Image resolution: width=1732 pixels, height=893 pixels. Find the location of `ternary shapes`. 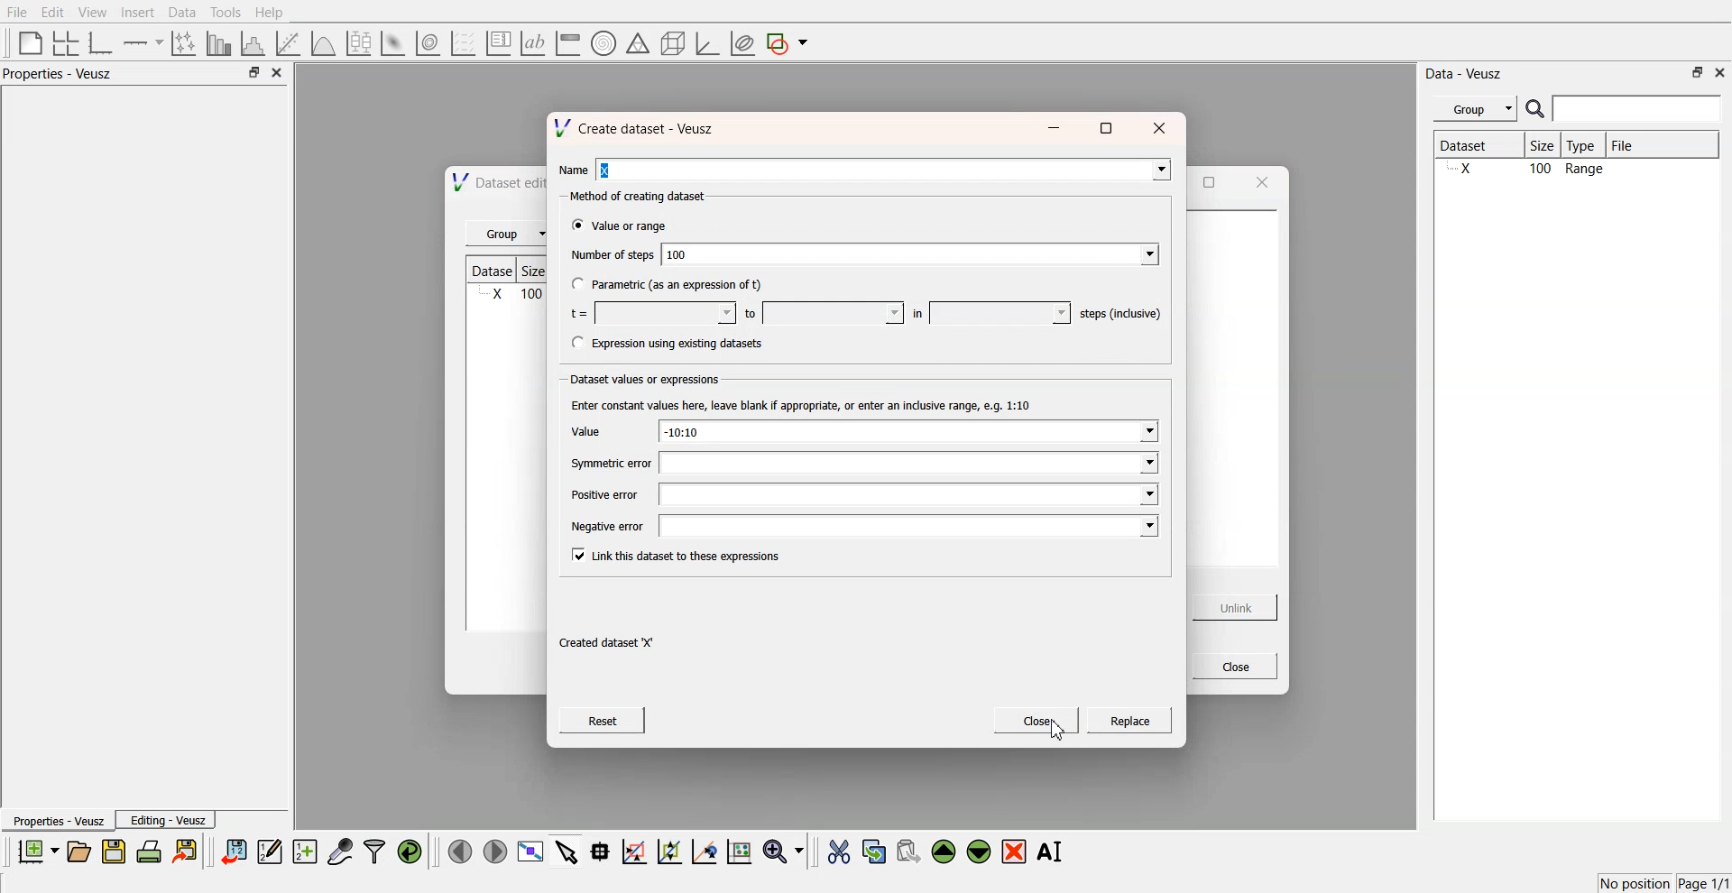

ternary shapes is located at coordinates (635, 45).